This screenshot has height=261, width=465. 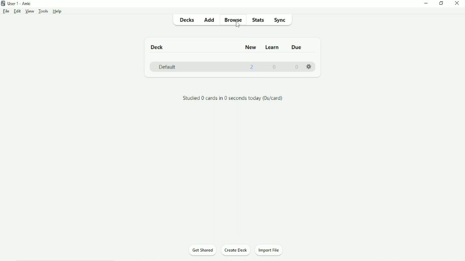 I want to click on Decks, so click(x=186, y=20).